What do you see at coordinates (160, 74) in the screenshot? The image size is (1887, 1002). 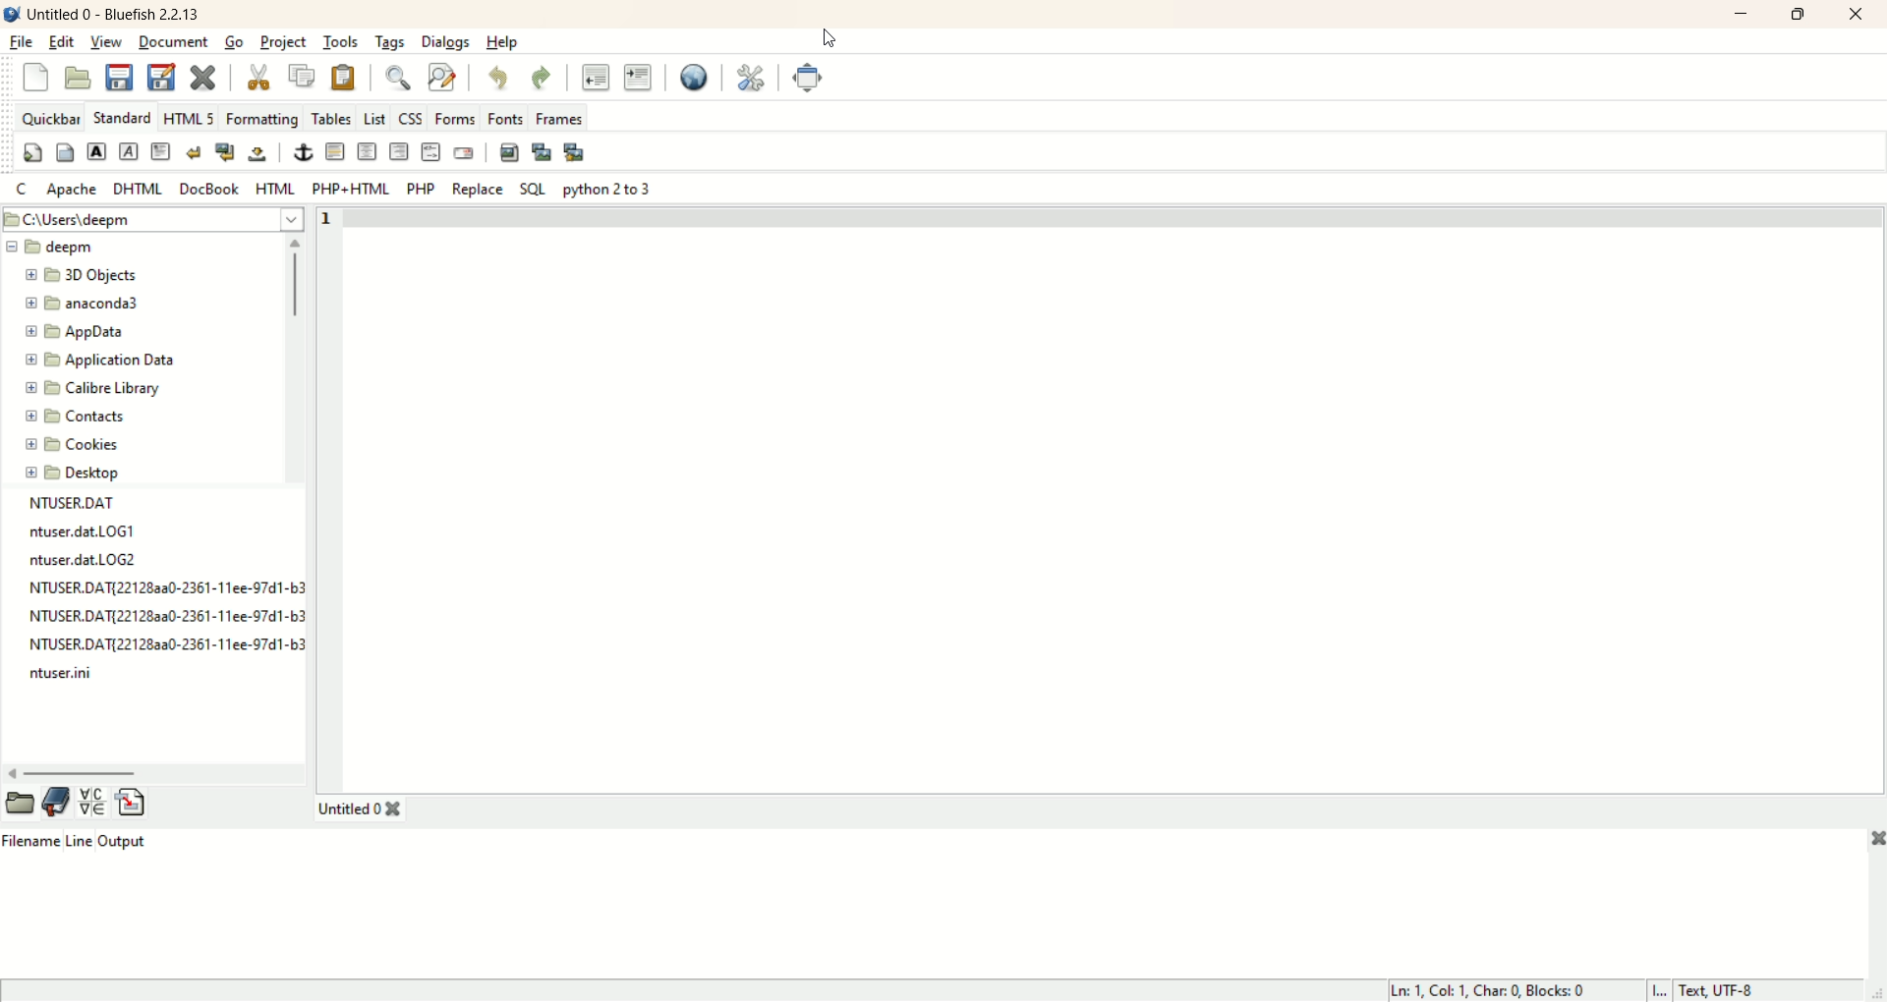 I see `save file as` at bounding box center [160, 74].